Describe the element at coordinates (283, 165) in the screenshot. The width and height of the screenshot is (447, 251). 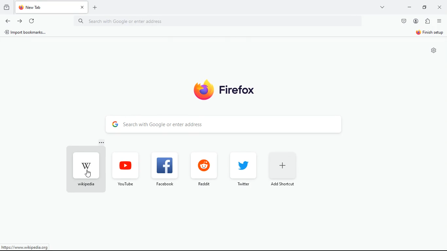
I see `add shortcut` at that location.